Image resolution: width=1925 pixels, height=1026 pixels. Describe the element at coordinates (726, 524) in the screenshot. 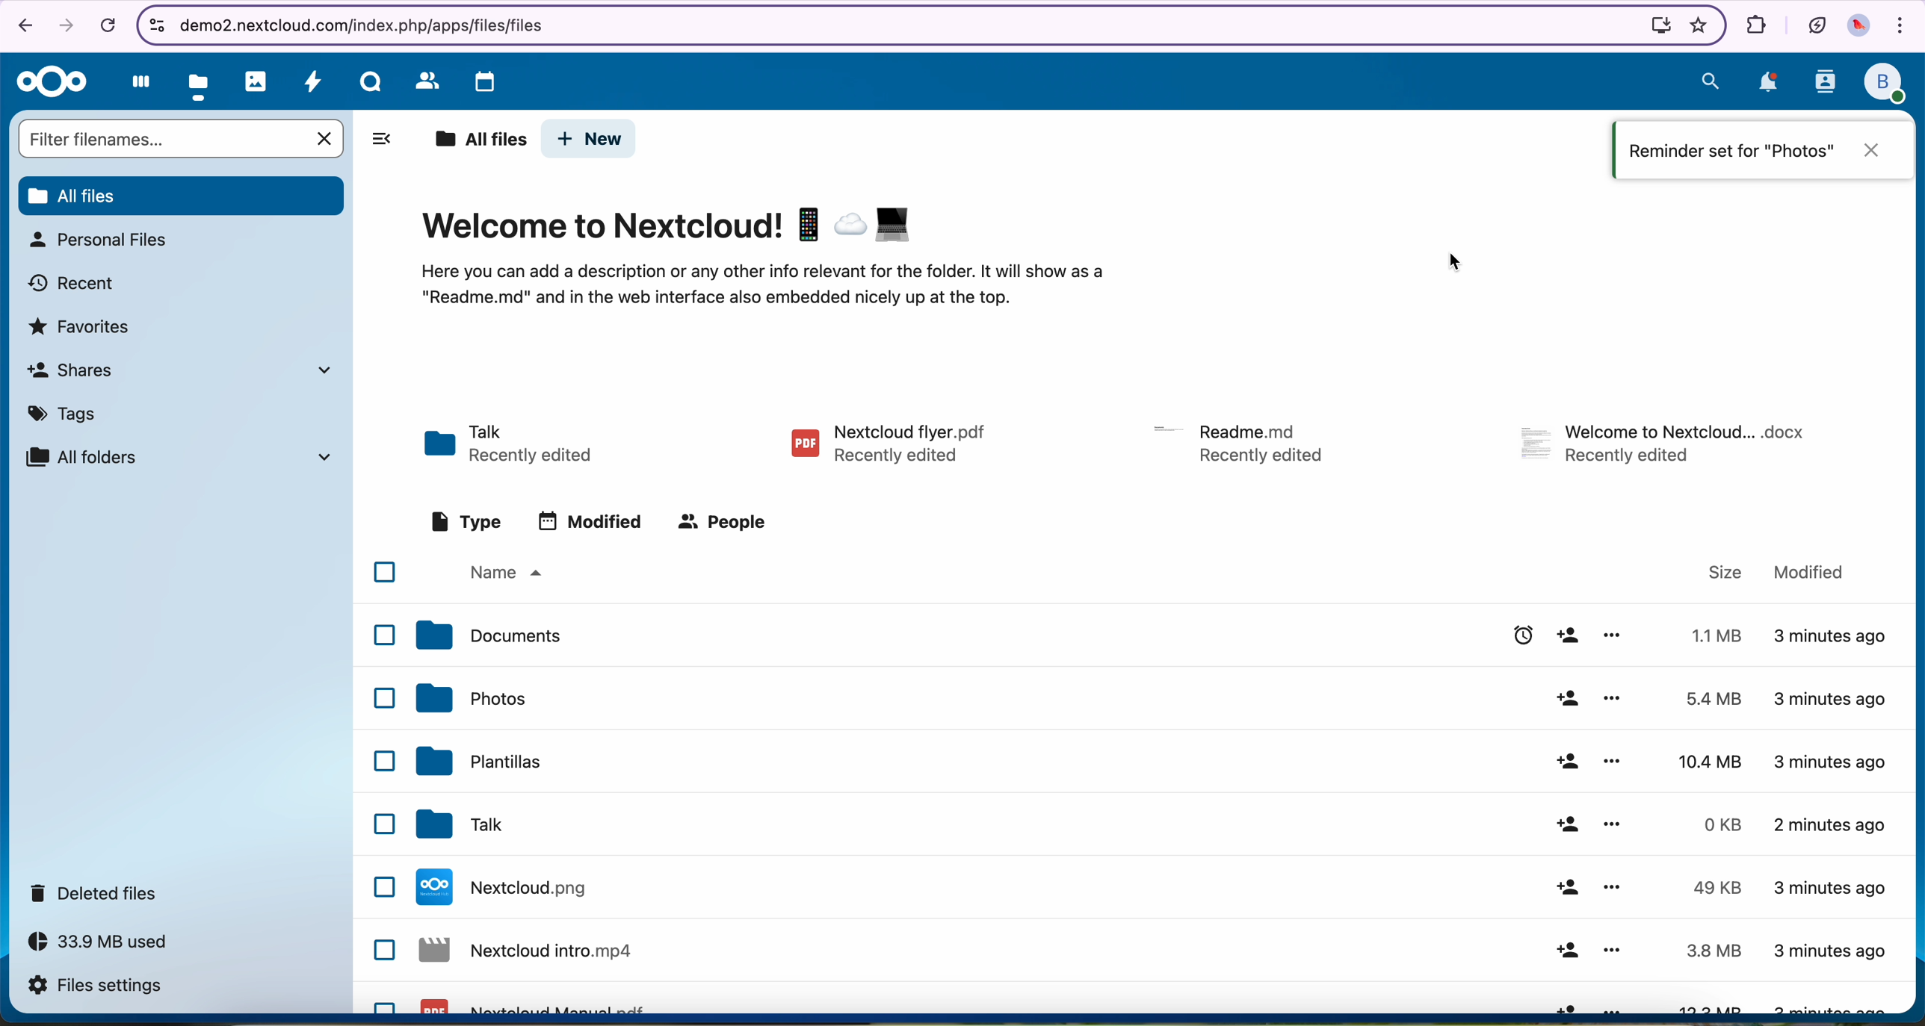

I see `people` at that location.